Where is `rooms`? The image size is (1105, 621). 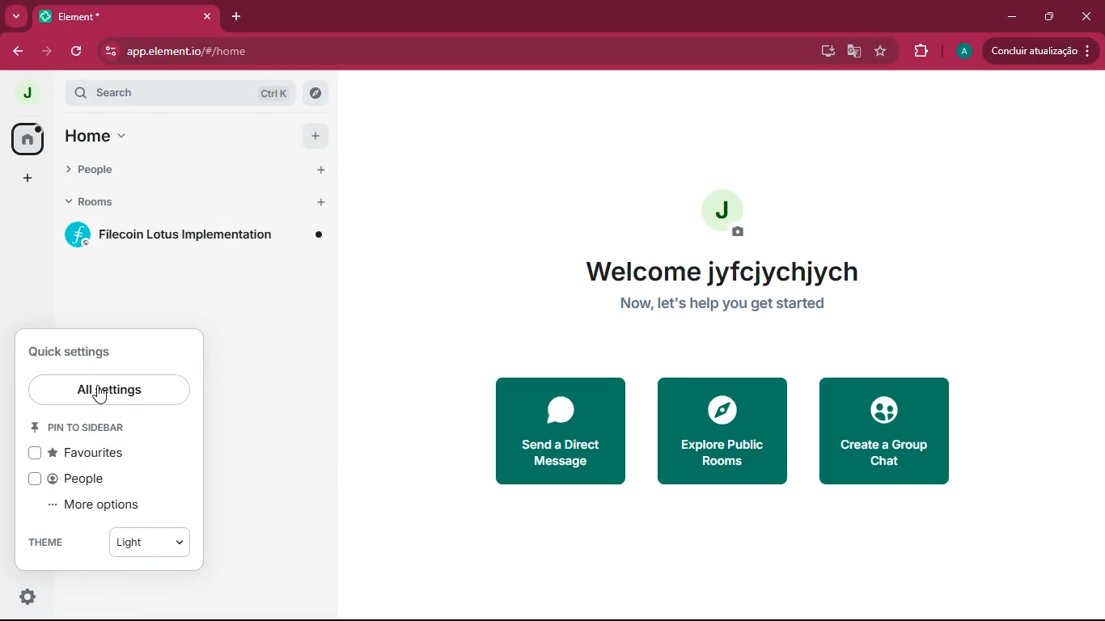
rooms is located at coordinates (176, 202).